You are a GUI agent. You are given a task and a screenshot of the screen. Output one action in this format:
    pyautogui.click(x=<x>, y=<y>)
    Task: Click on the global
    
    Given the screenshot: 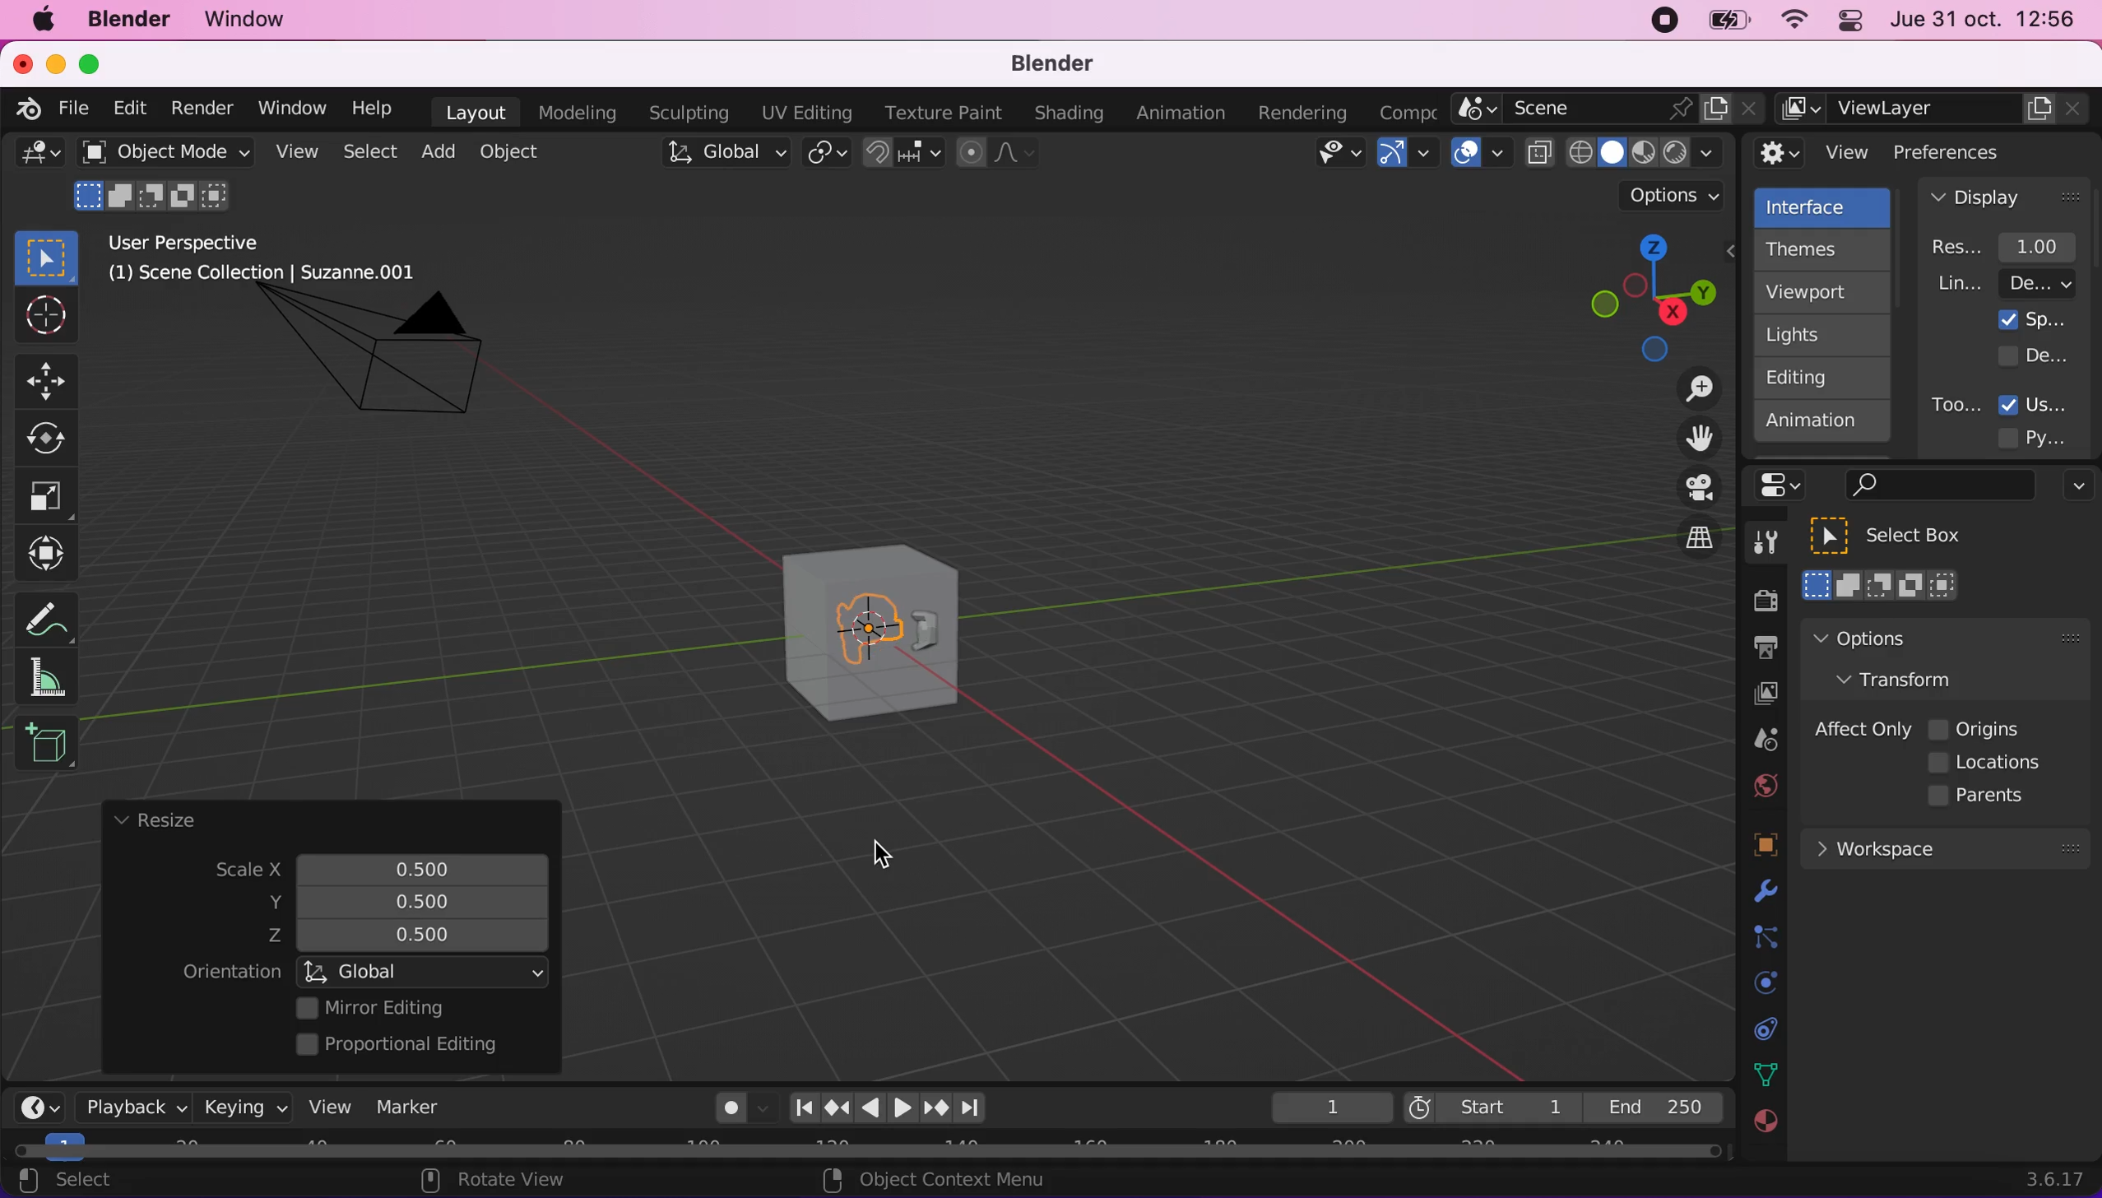 What is the action you would take?
    pyautogui.click(x=427, y=971)
    